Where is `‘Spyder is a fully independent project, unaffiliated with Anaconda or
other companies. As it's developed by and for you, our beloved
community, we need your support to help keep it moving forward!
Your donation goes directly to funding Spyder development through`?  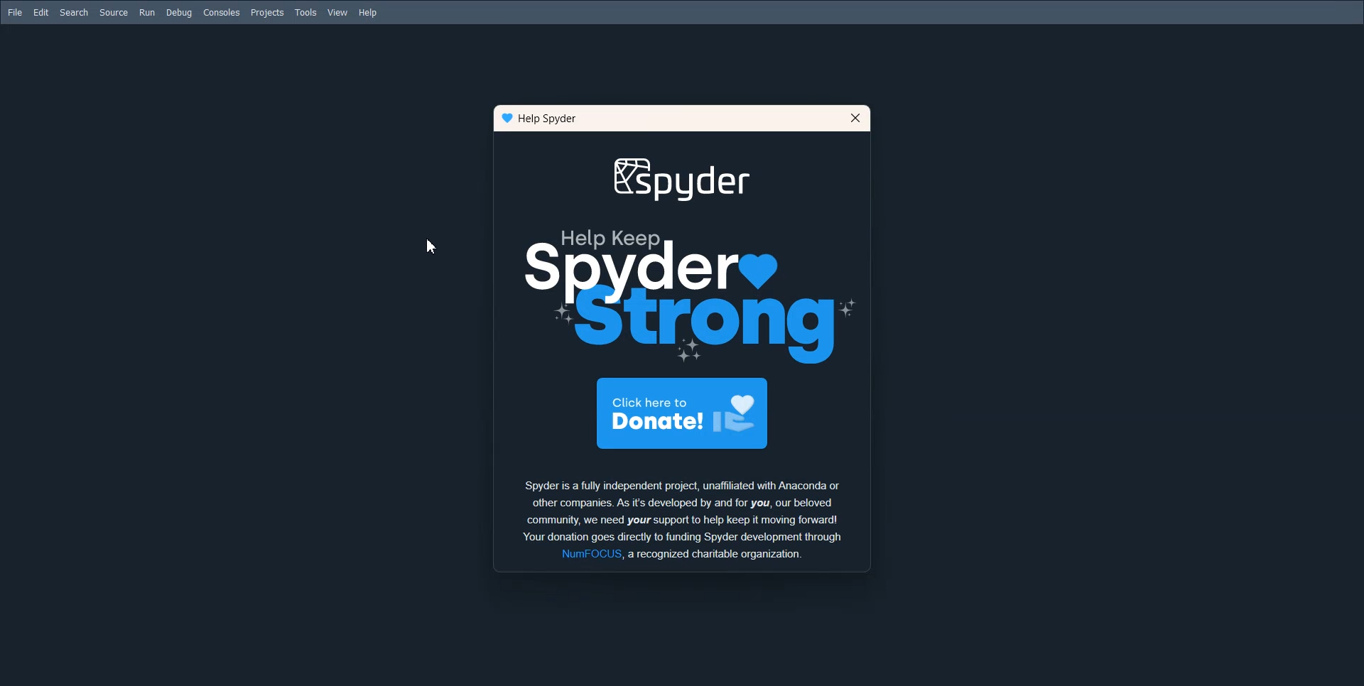
‘Spyder is a fully independent project, unaffiliated with Anaconda or
other companies. As it's developed by and for you, our beloved
community, we need your support to help keep it moving forward!
Your donation goes directly to funding Spyder development through is located at coordinates (690, 509).